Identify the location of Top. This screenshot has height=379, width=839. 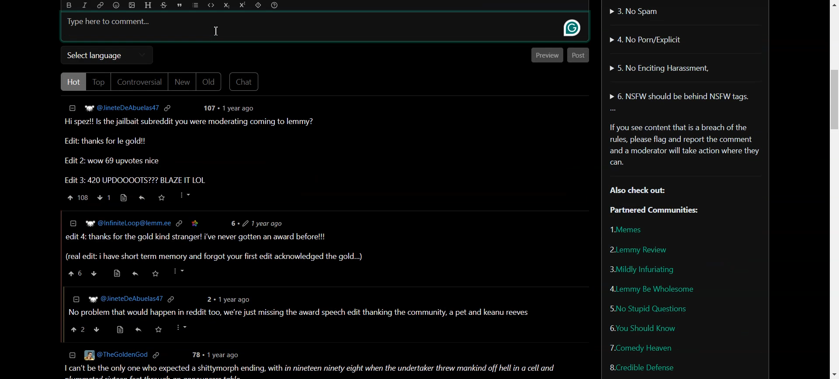
(98, 82).